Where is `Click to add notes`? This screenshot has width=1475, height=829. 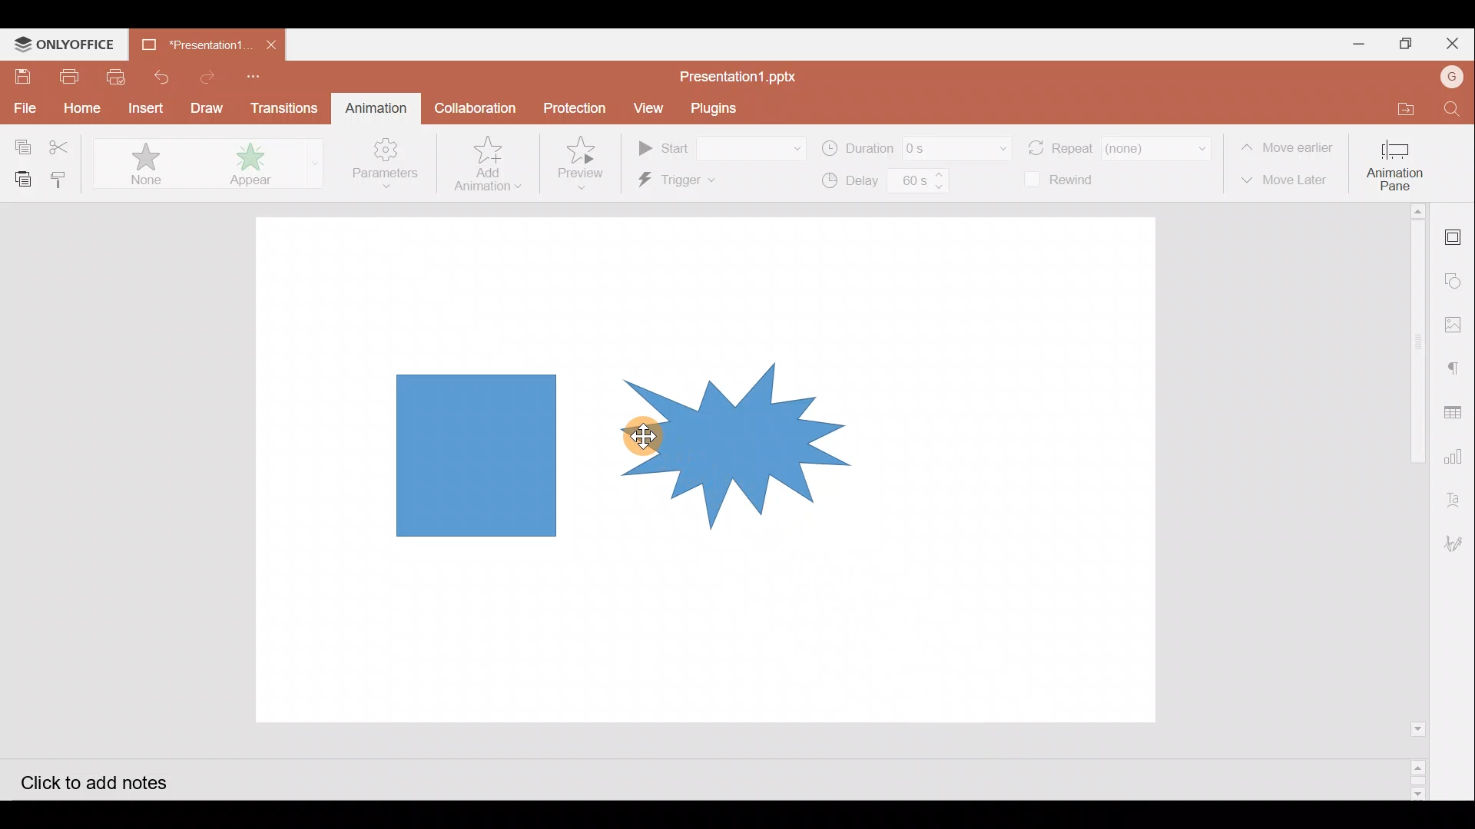
Click to add notes is located at coordinates (111, 780).